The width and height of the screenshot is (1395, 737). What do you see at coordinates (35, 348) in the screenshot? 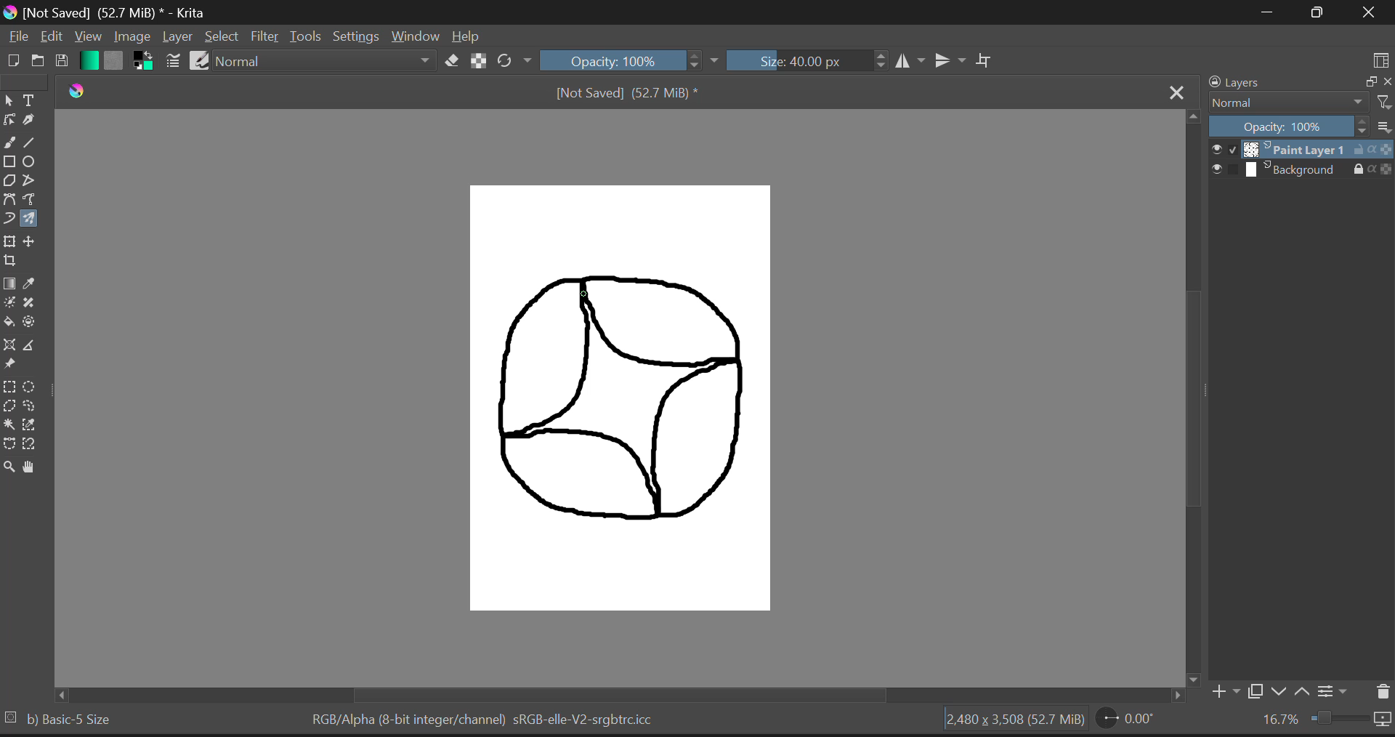
I see `Measurements` at bounding box center [35, 348].